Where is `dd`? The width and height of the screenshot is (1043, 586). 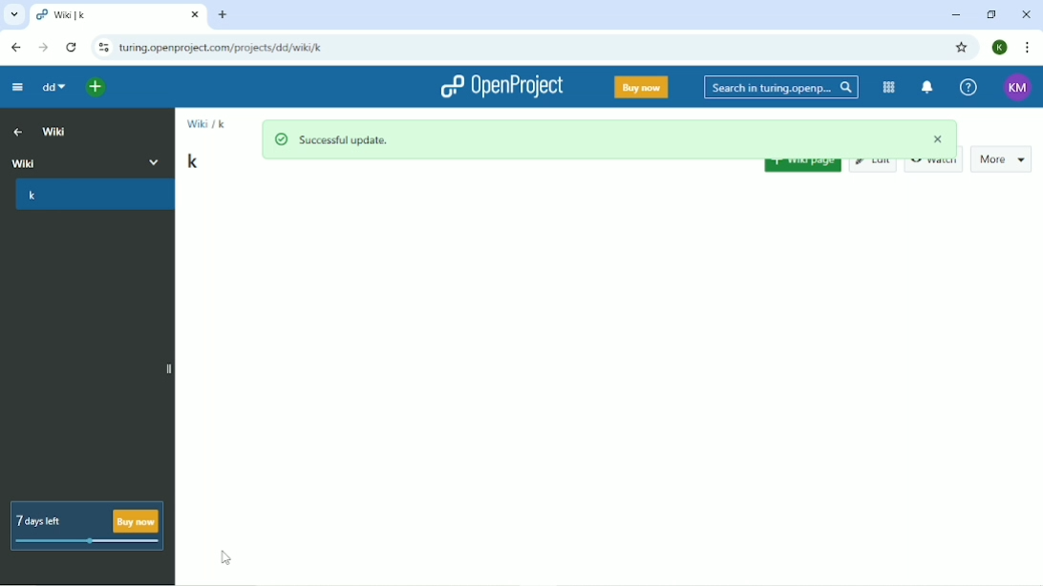
dd is located at coordinates (50, 88).